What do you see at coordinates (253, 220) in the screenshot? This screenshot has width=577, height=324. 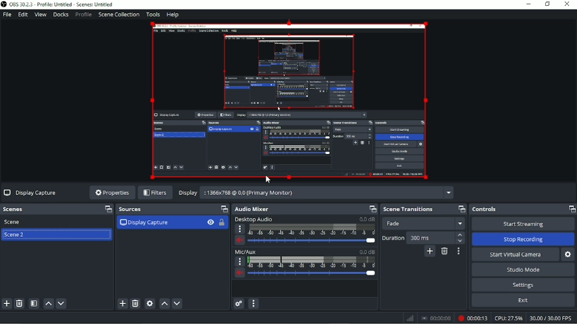 I see `Desktop Audio` at bounding box center [253, 220].